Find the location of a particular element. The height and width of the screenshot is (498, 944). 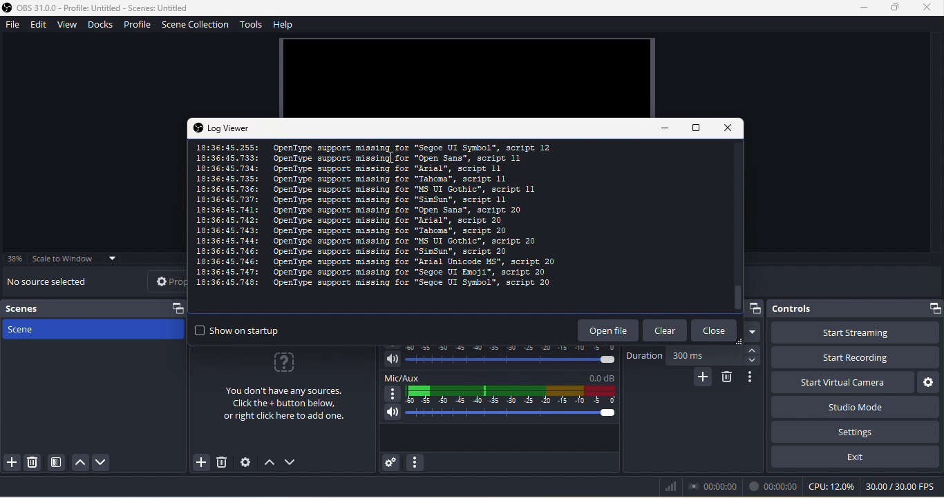

mic is located at coordinates (499, 388).